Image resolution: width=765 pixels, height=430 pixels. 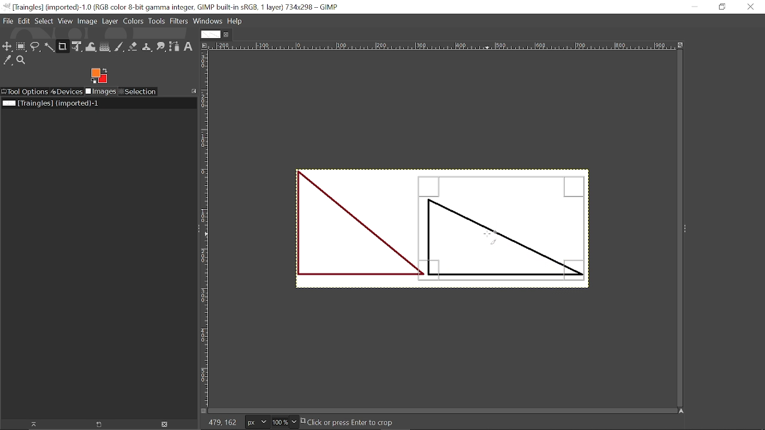 What do you see at coordinates (25, 92) in the screenshot?
I see `Tool options` at bounding box center [25, 92].